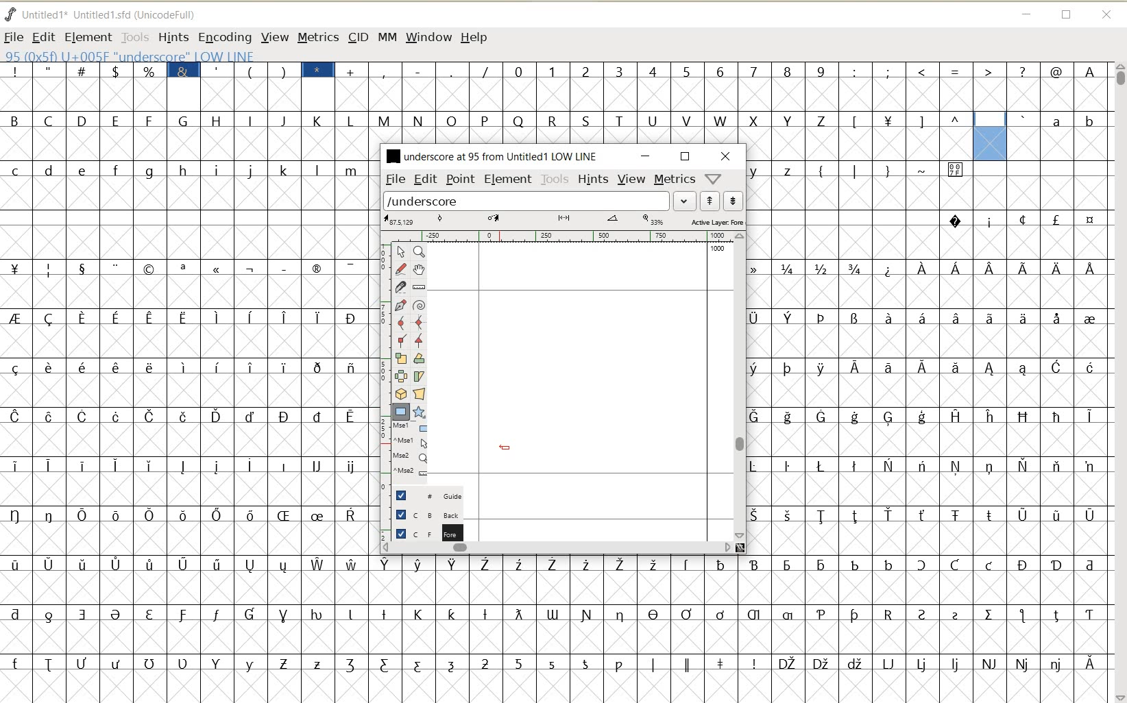 The height and width of the screenshot is (703, 1127). I want to click on GLYPHY CHARACTERS, so click(1062, 135).